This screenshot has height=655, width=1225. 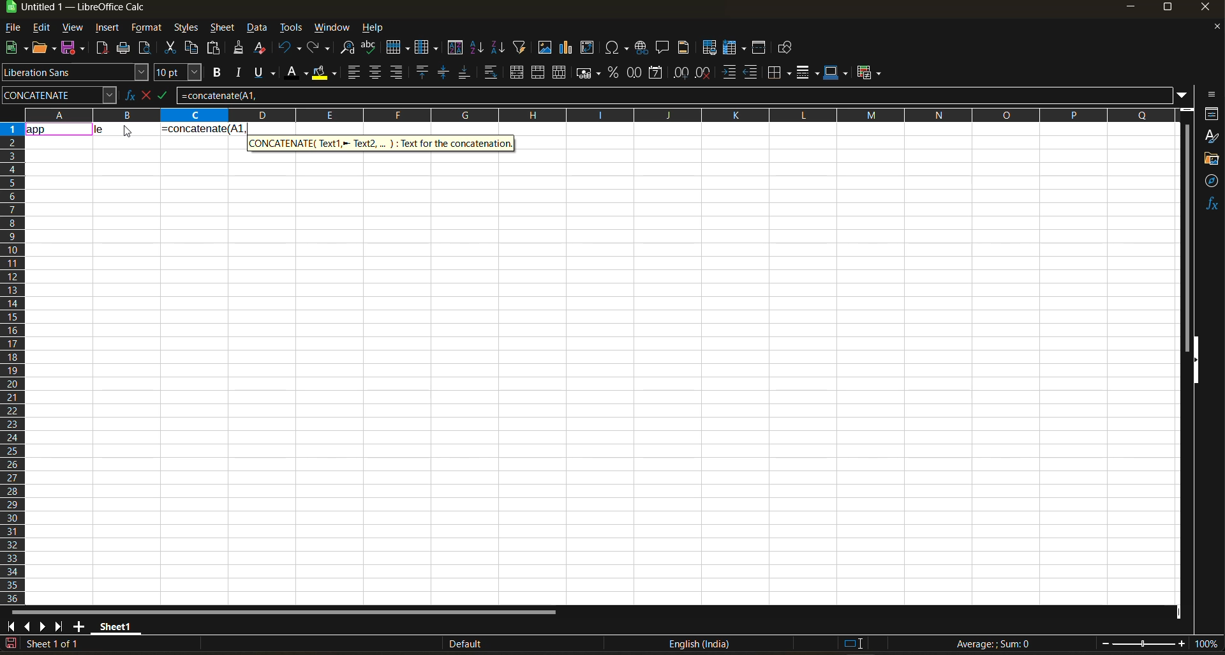 What do you see at coordinates (490, 73) in the screenshot?
I see `wrap text` at bounding box center [490, 73].